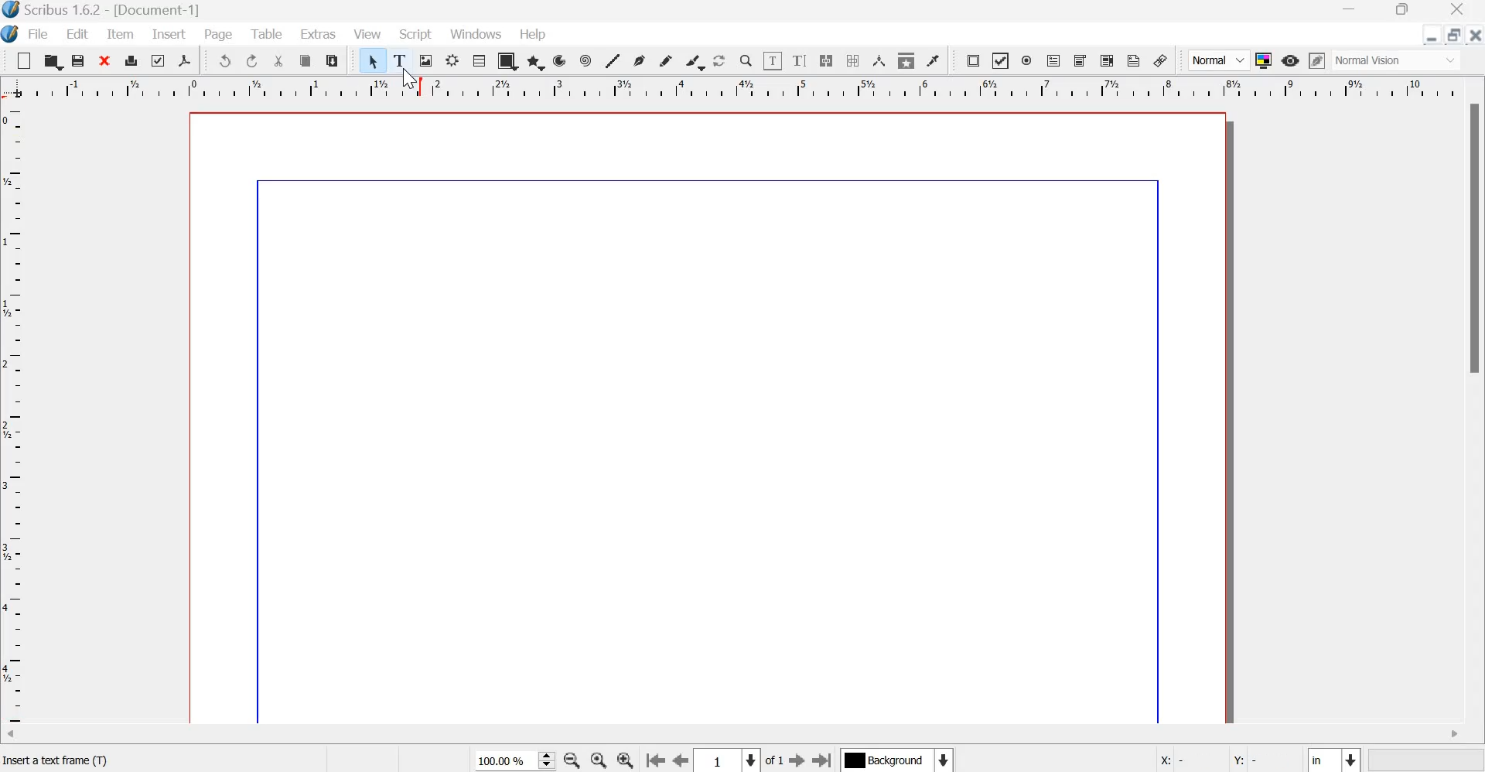 This screenshot has width=1485, height=772. I want to click on , so click(628, 761).